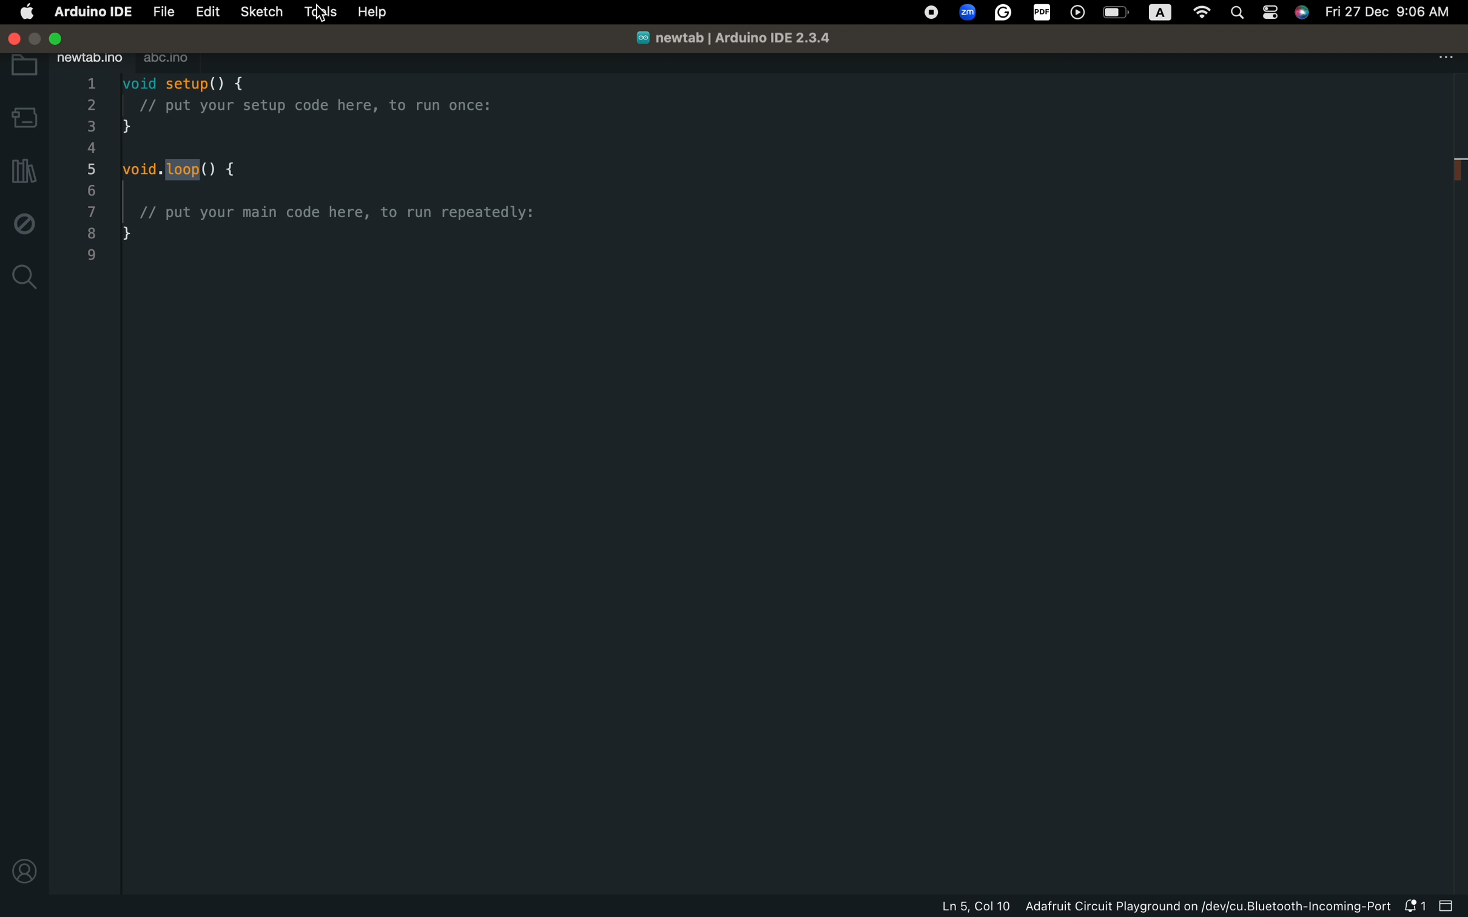 Image resolution: width=1468 pixels, height=917 pixels. I want to click on Grammerly, so click(1004, 10).